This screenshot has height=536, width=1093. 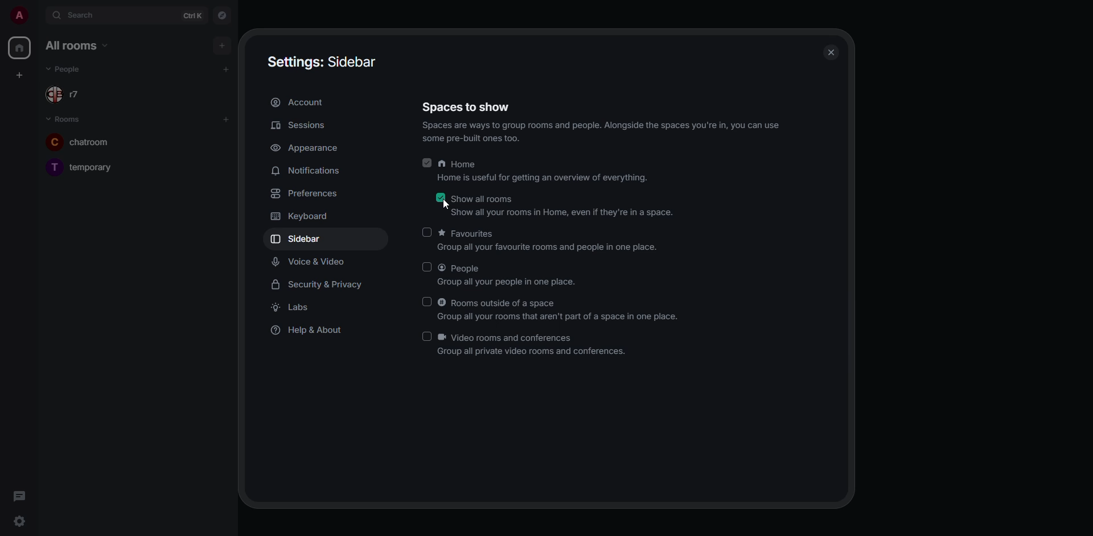 What do you see at coordinates (302, 217) in the screenshot?
I see `keyboard` at bounding box center [302, 217].